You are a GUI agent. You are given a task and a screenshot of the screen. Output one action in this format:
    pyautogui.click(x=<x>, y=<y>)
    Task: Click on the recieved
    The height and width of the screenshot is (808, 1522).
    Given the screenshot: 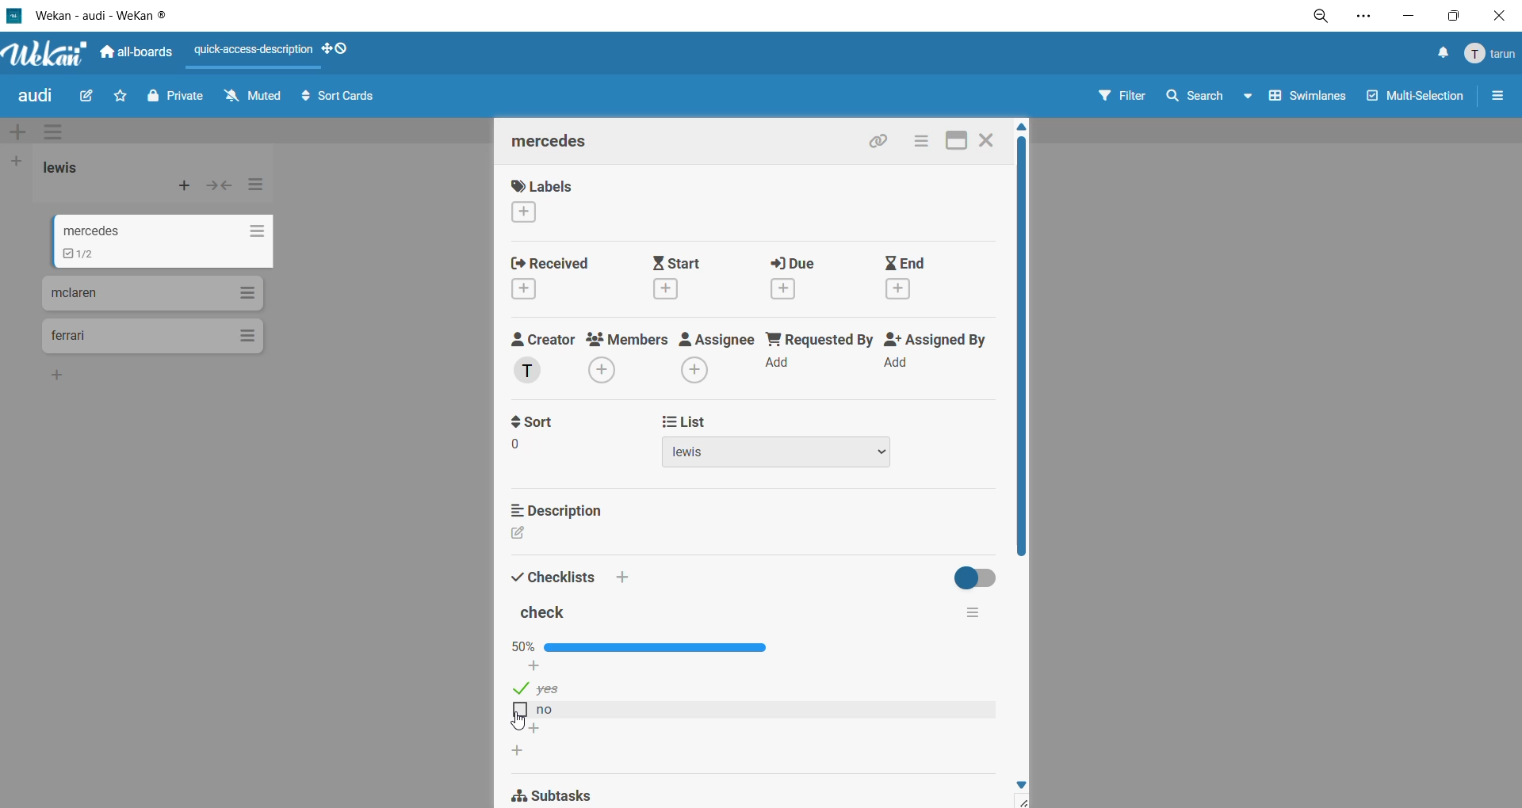 What is the action you would take?
    pyautogui.click(x=570, y=278)
    